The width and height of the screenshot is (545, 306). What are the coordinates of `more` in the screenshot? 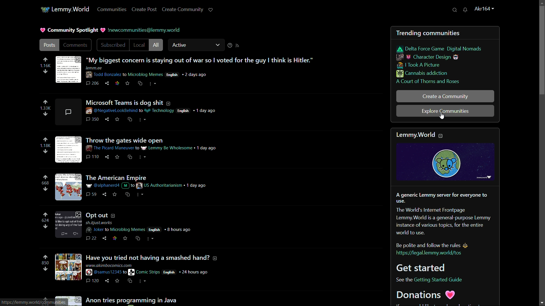 It's located at (143, 157).